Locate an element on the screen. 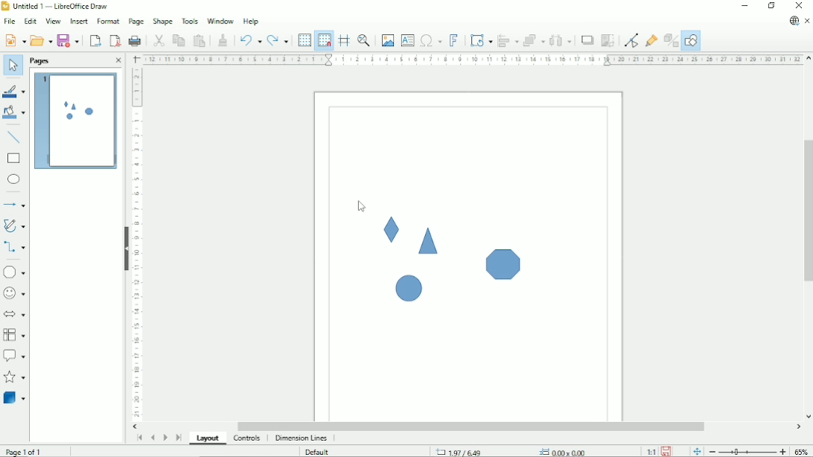 The width and height of the screenshot is (813, 457). Undo is located at coordinates (250, 41).